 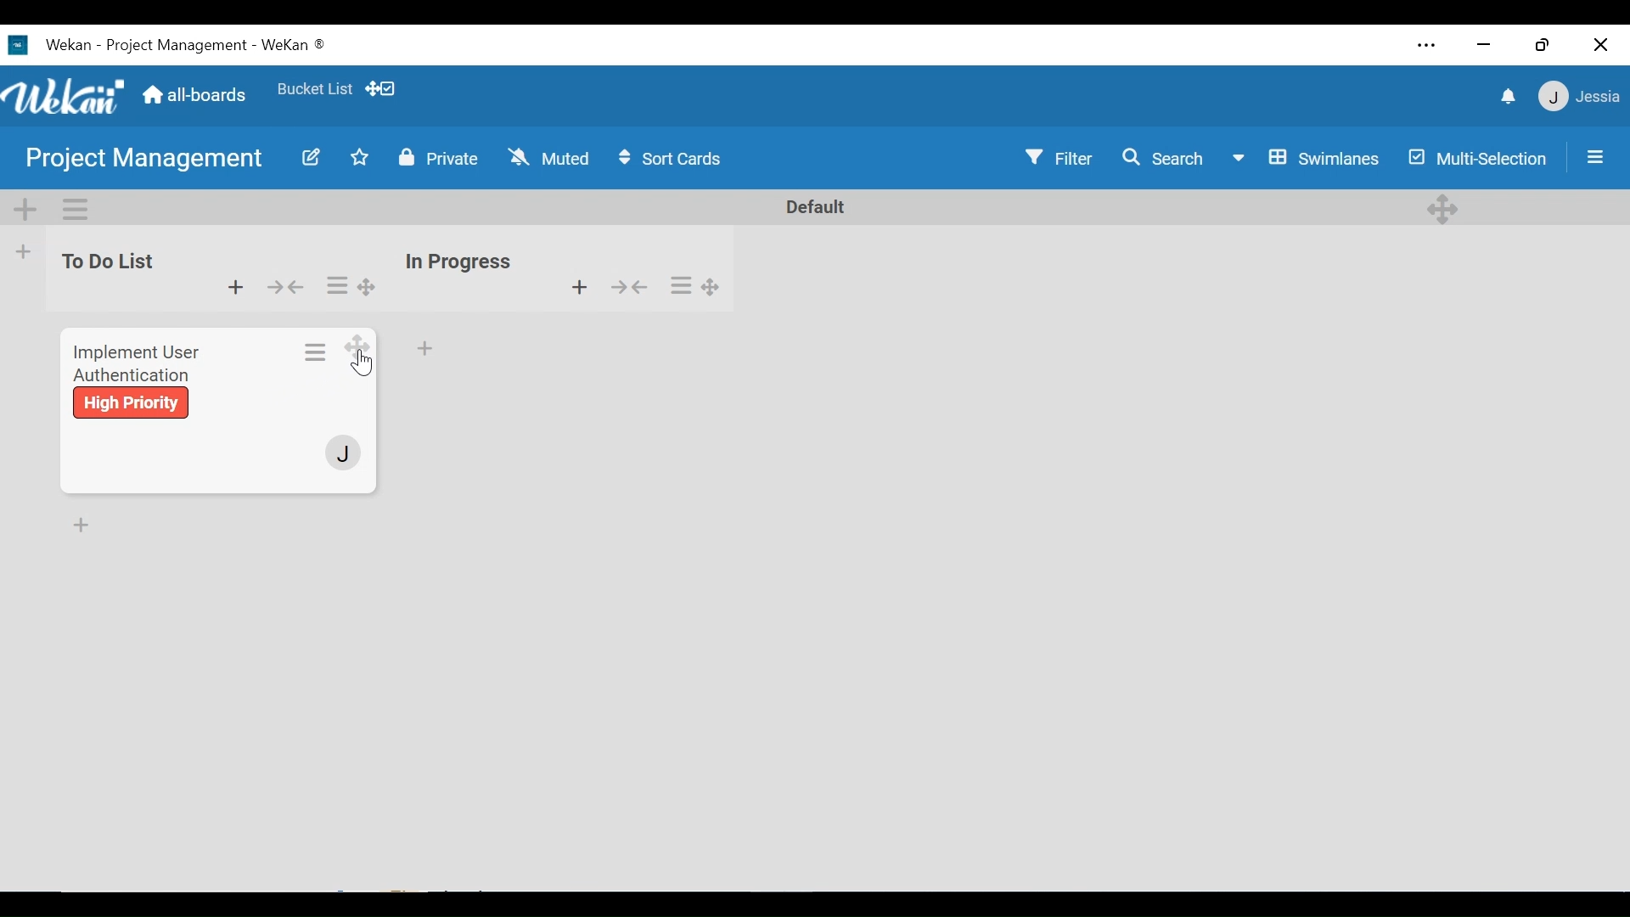 I want to click on cursor, so click(x=365, y=366).